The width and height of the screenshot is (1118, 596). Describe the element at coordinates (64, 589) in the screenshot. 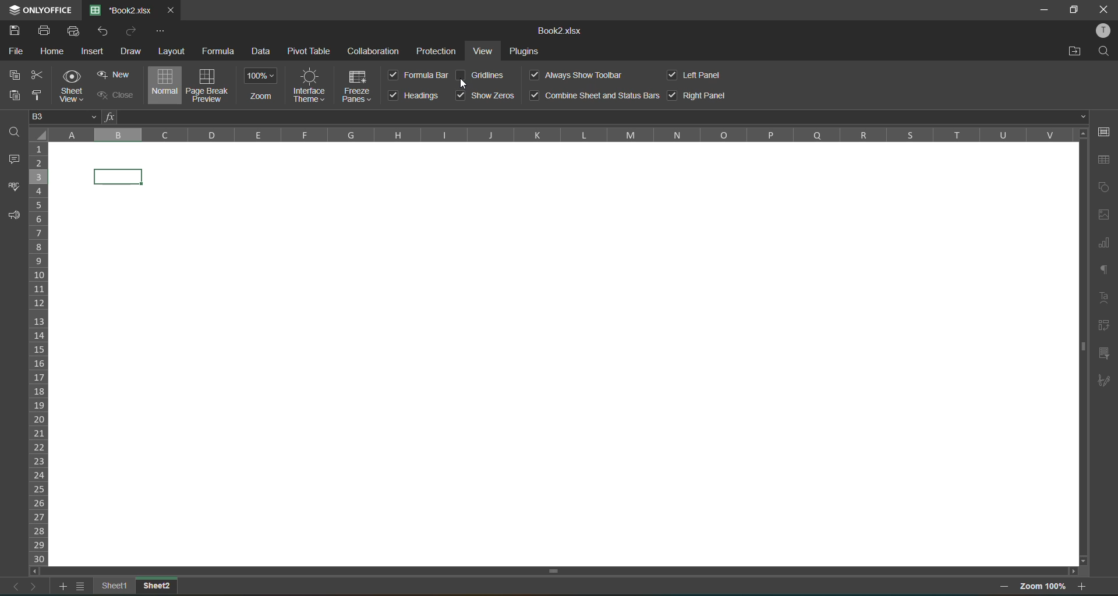

I see `add sheet` at that location.